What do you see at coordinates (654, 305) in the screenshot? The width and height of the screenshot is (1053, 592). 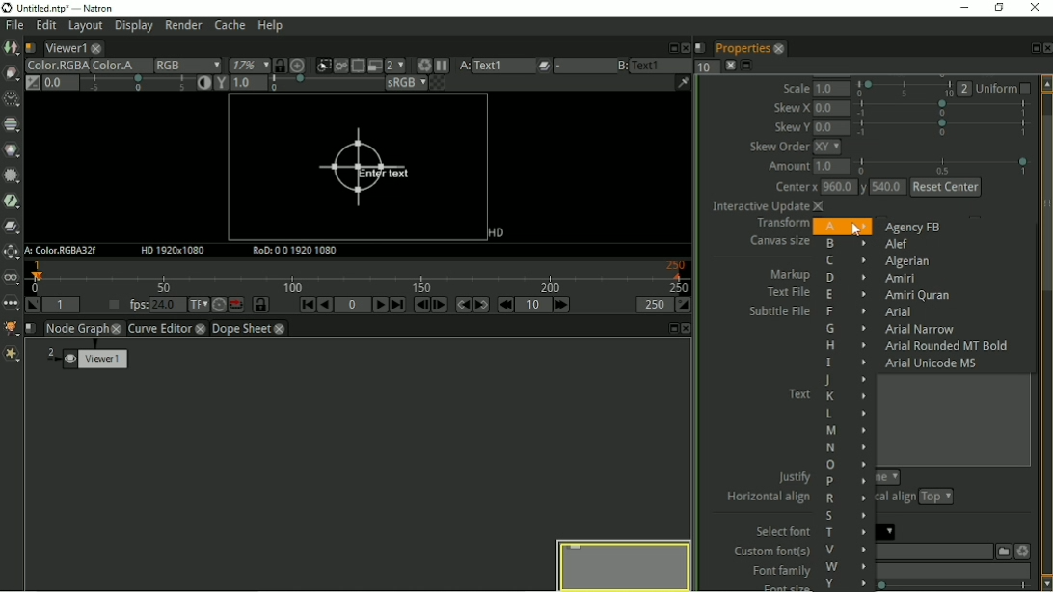 I see `The playback out point` at bounding box center [654, 305].